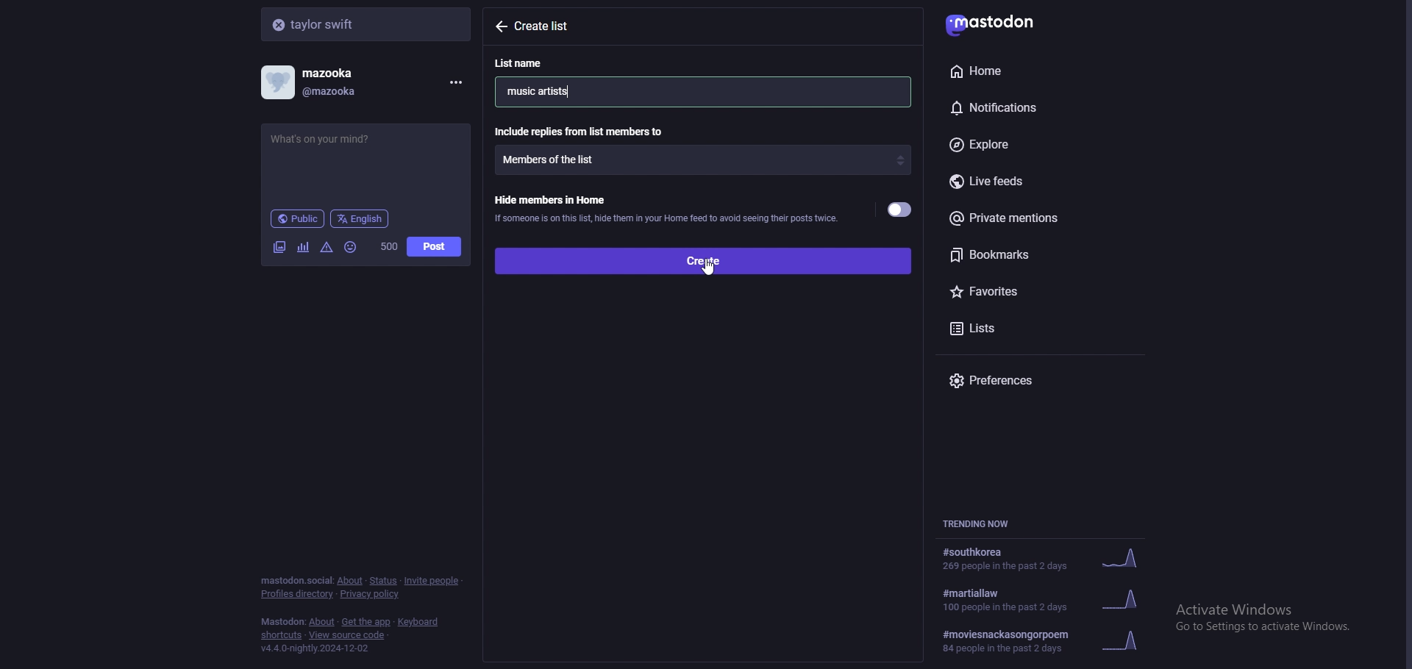 This screenshot has height=669, width=1412. Describe the element at coordinates (303, 247) in the screenshot. I see `poll` at that location.